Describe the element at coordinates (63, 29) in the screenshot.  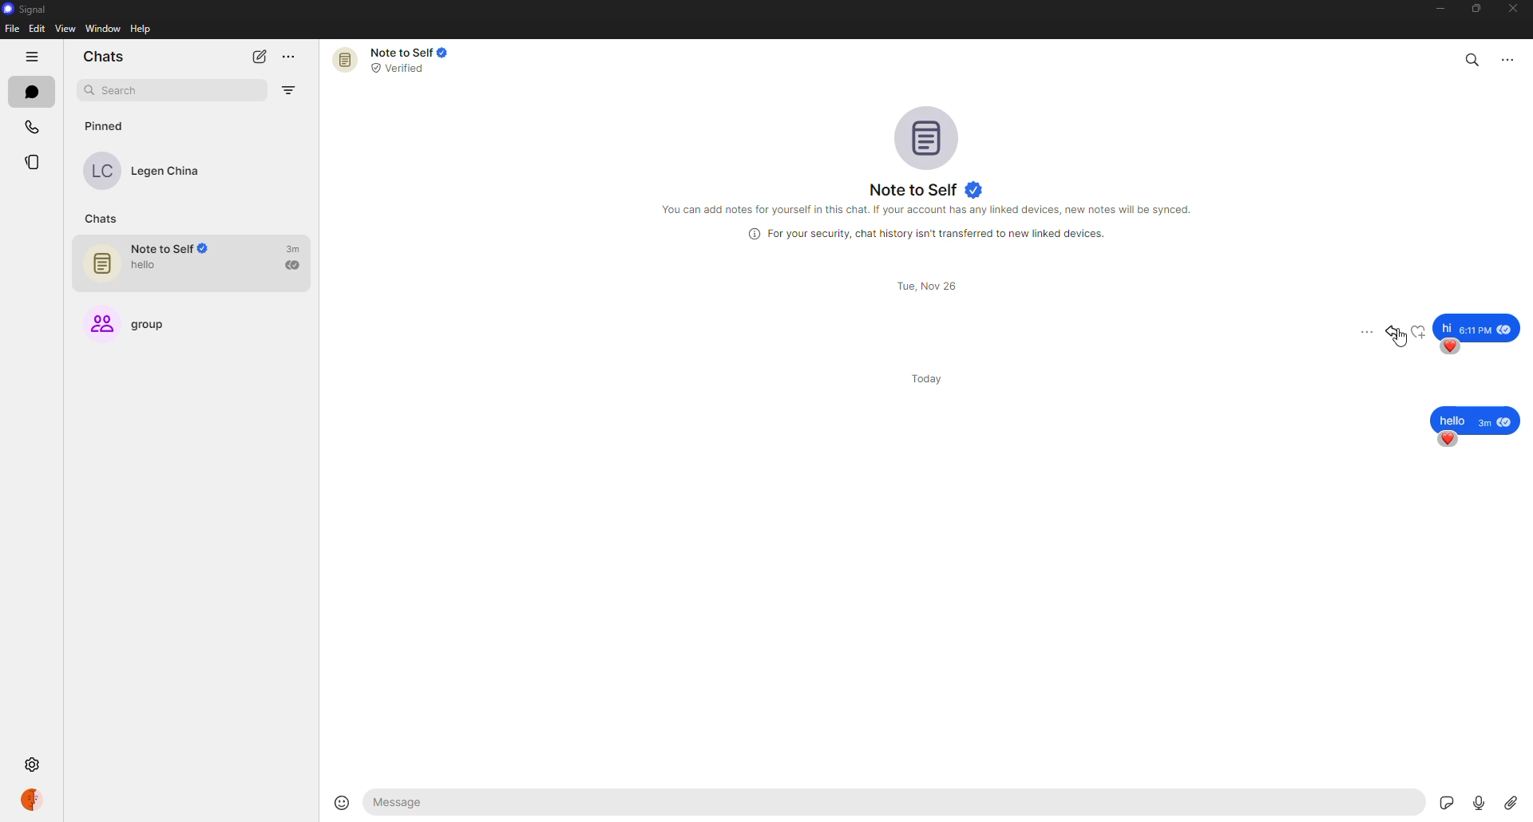
I see `view` at that location.